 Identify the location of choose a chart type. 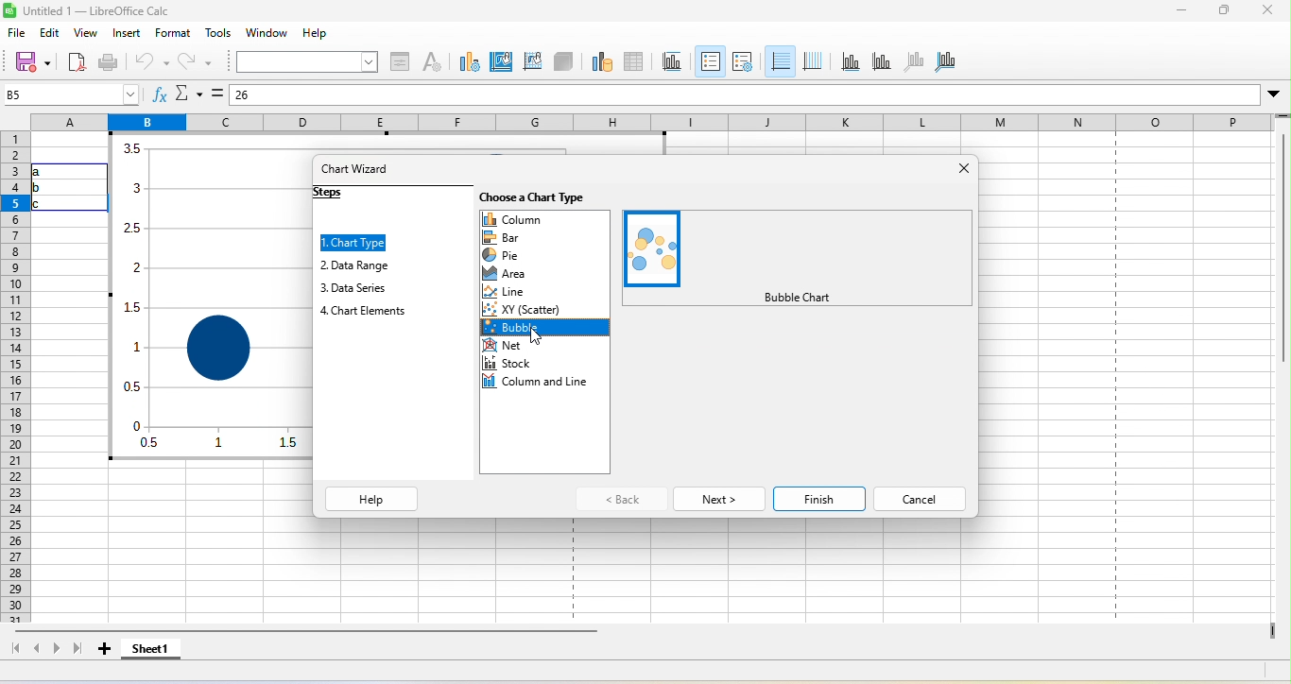
(539, 197).